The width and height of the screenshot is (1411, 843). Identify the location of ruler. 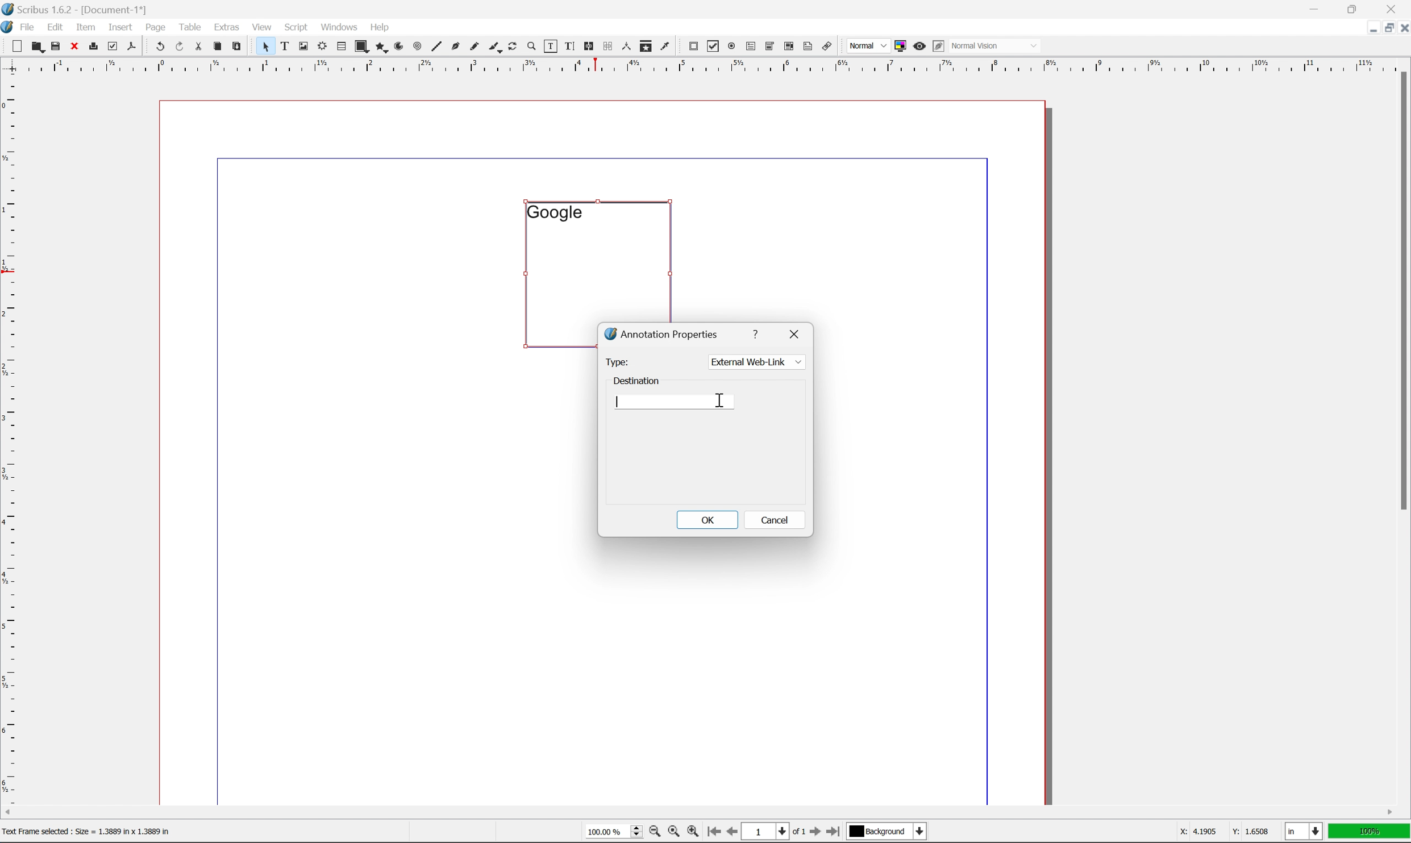
(705, 64).